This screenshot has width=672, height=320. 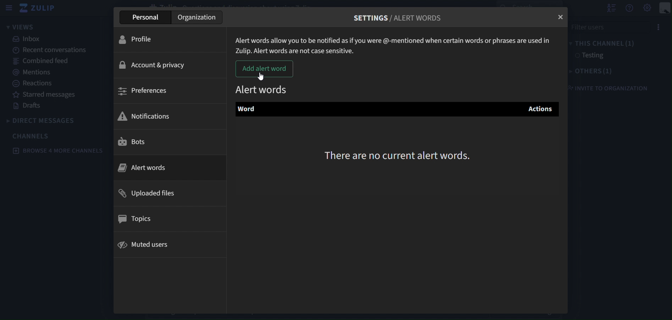 I want to click on There are no current alert words, so click(x=401, y=155).